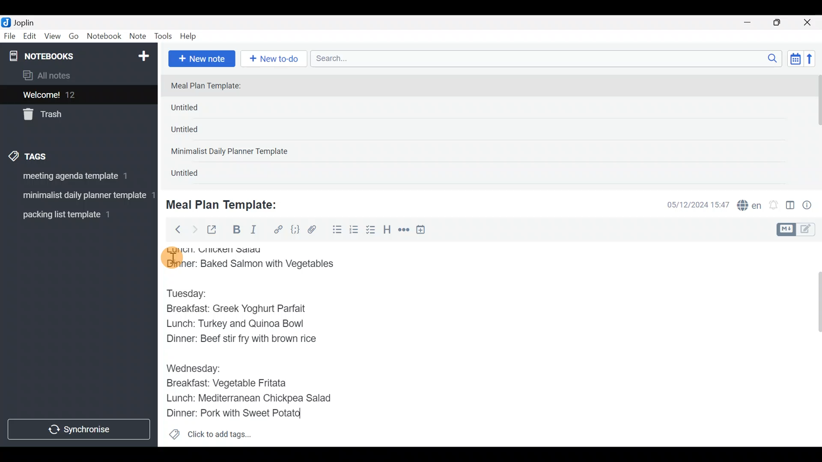  I want to click on Note, so click(140, 37).